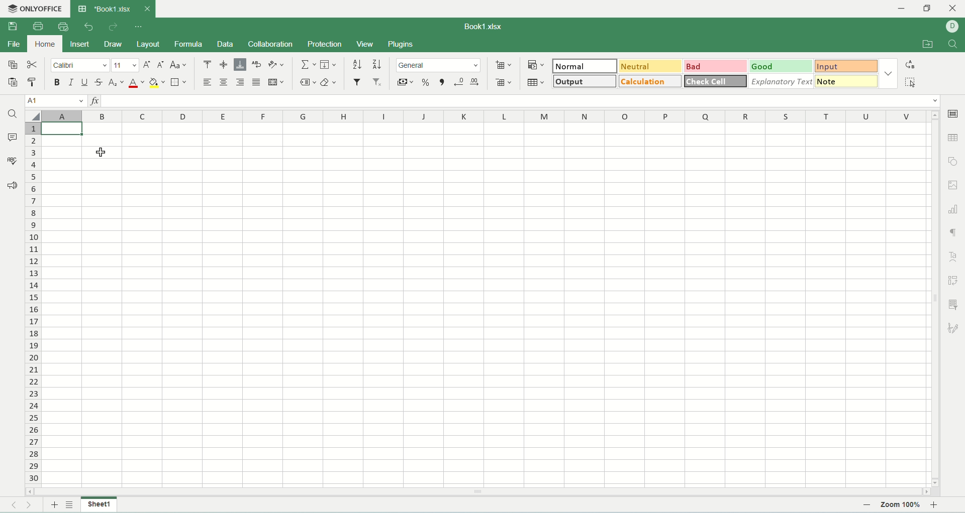 This screenshot has width=965, height=513. I want to click on next, so click(34, 505).